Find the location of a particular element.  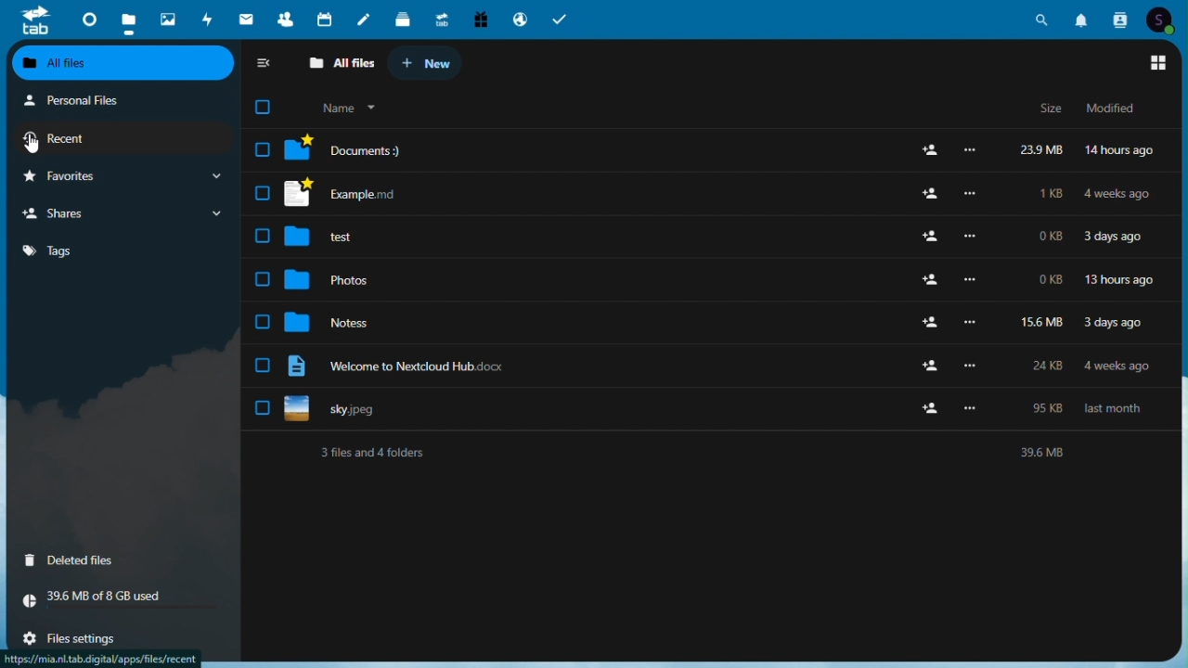

upgrade is located at coordinates (440, 18).